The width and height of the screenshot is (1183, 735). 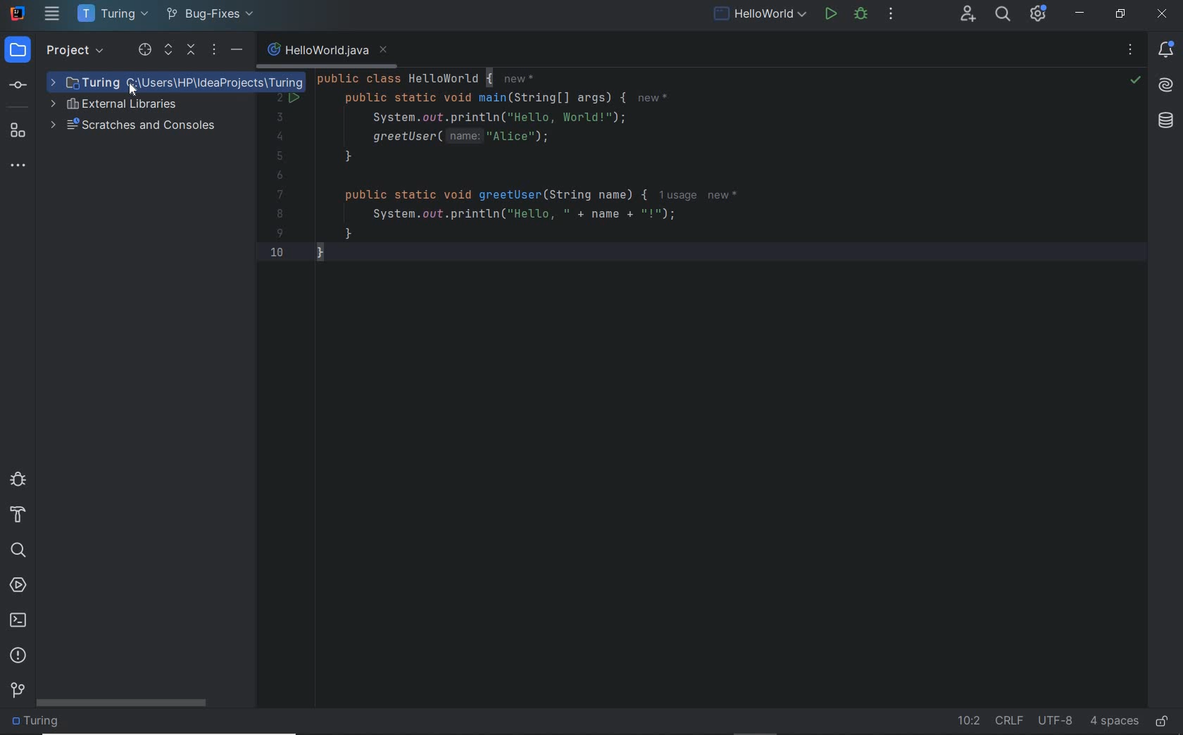 I want to click on commit, so click(x=20, y=86).